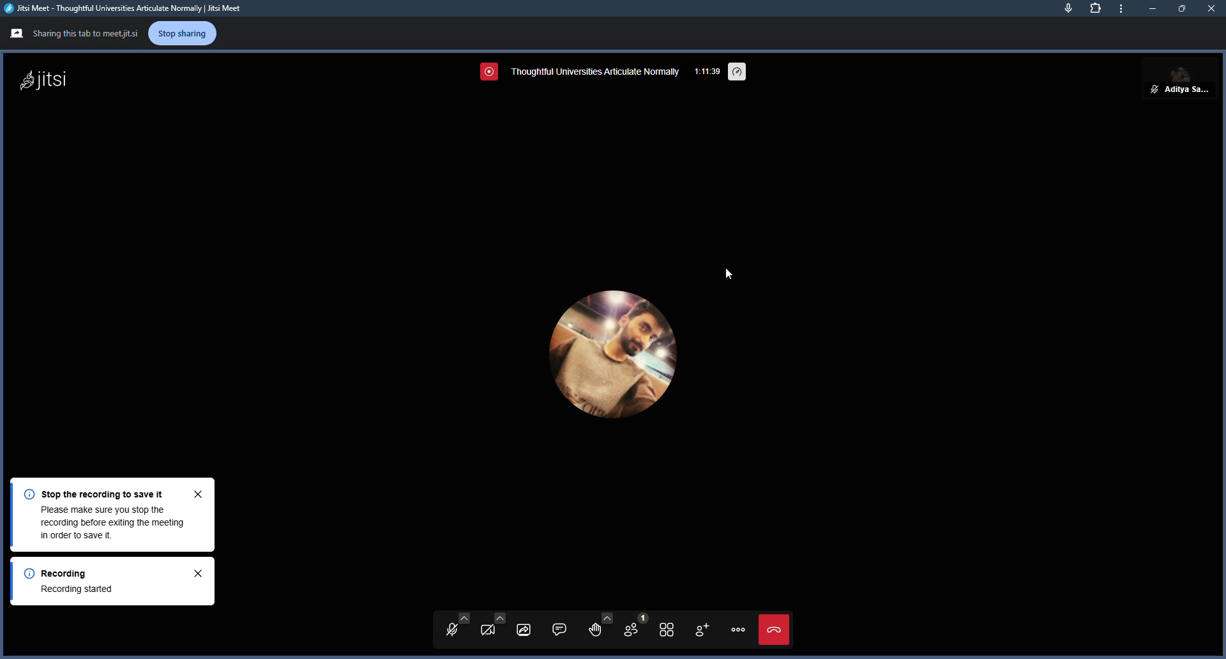 Image resolution: width=1226 pixels, height=659 pixels. What do you see at coordinates (707, 73) in the screenshot?
I see `1:11:28` at bounding box center [707, 73].